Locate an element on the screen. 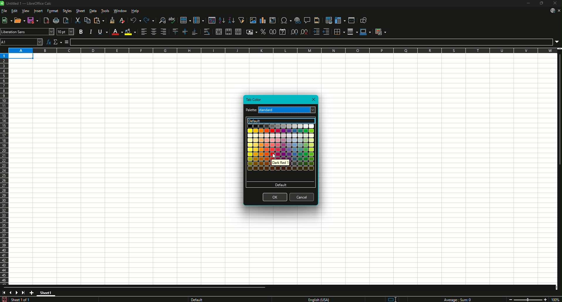  Borders is located at coordinates (339, 32).